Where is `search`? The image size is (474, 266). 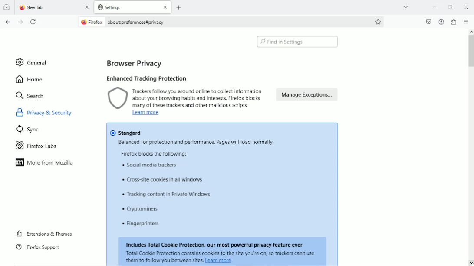 search is located at coordinates (30, 95).